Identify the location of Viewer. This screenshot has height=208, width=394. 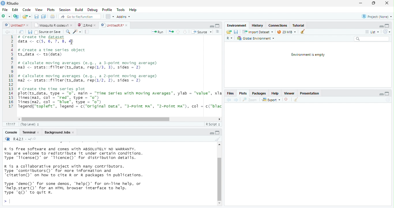
(289, 93).